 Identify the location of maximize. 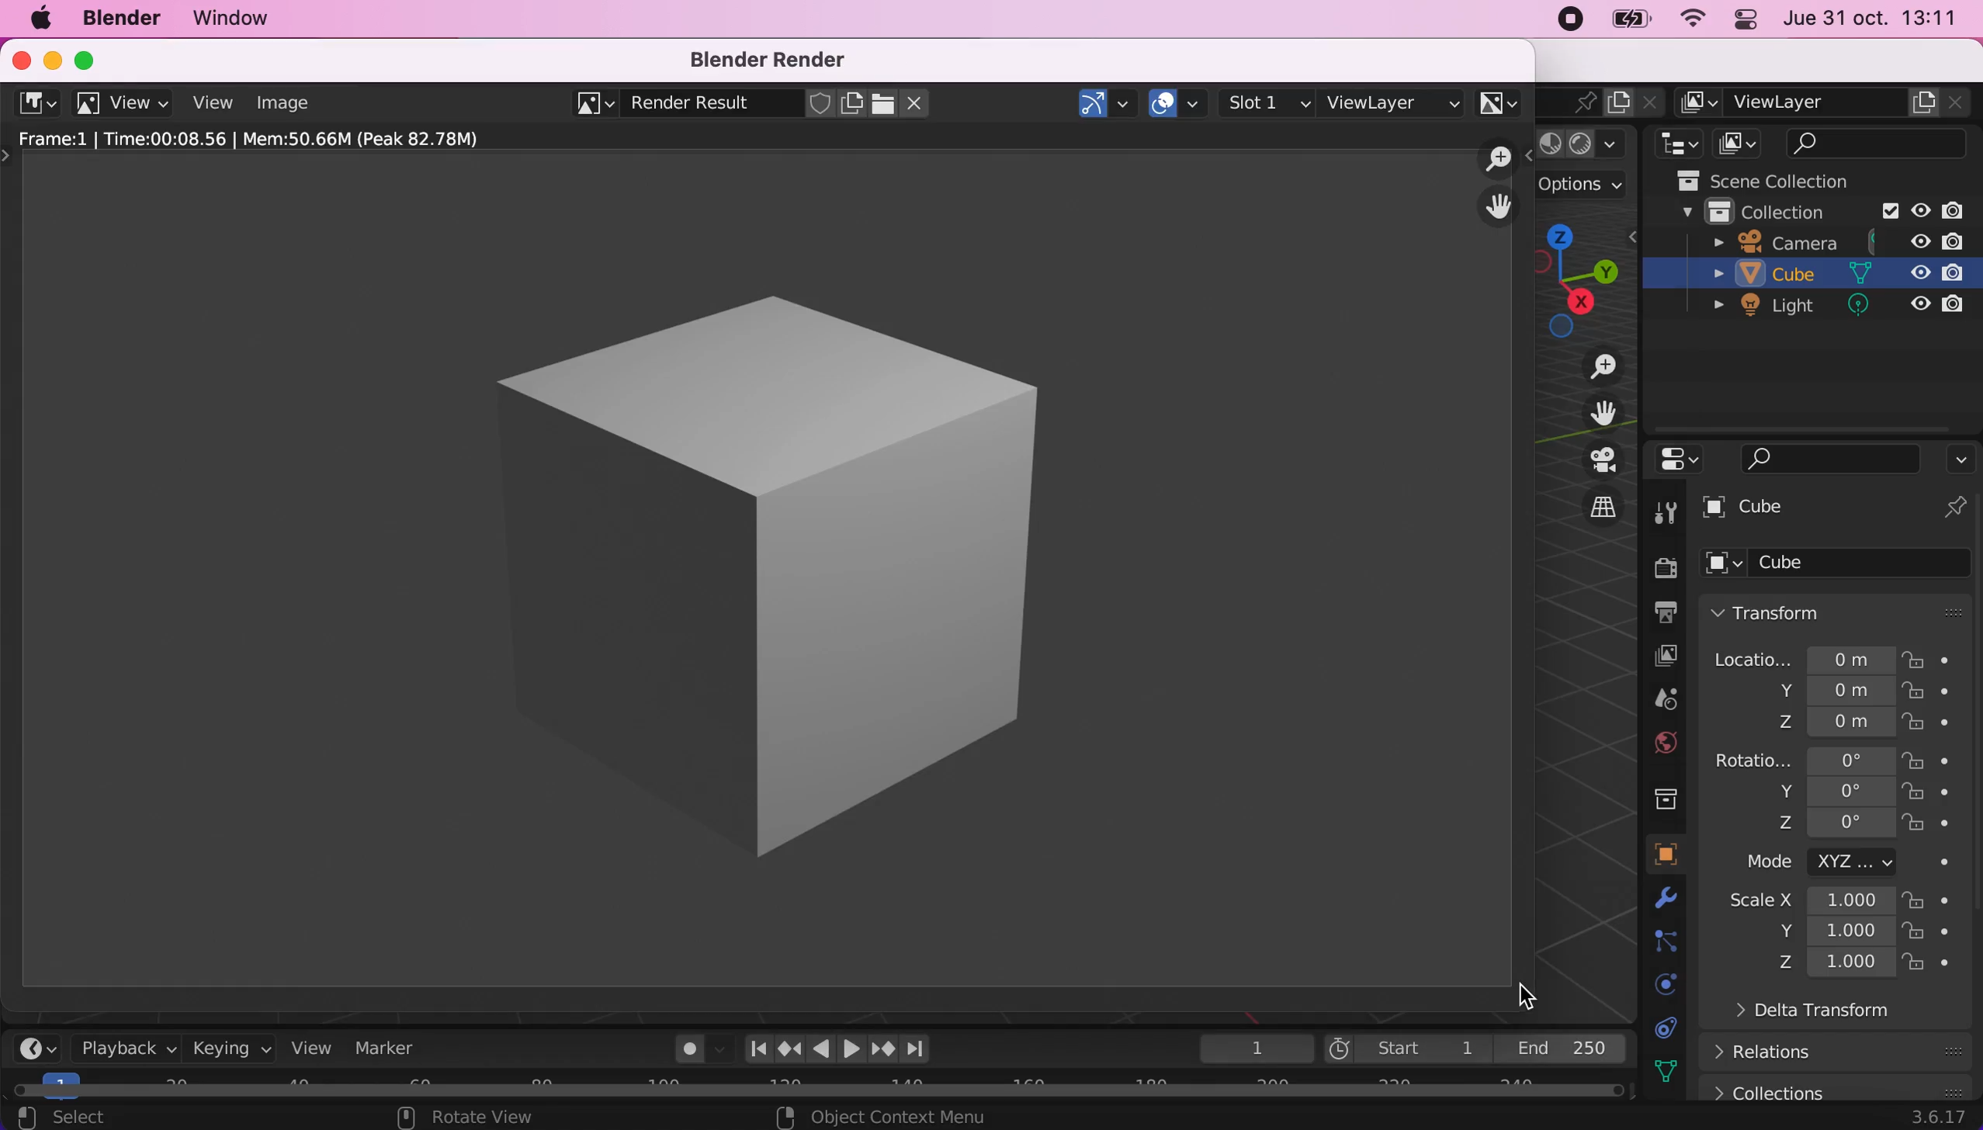
(89, 57).